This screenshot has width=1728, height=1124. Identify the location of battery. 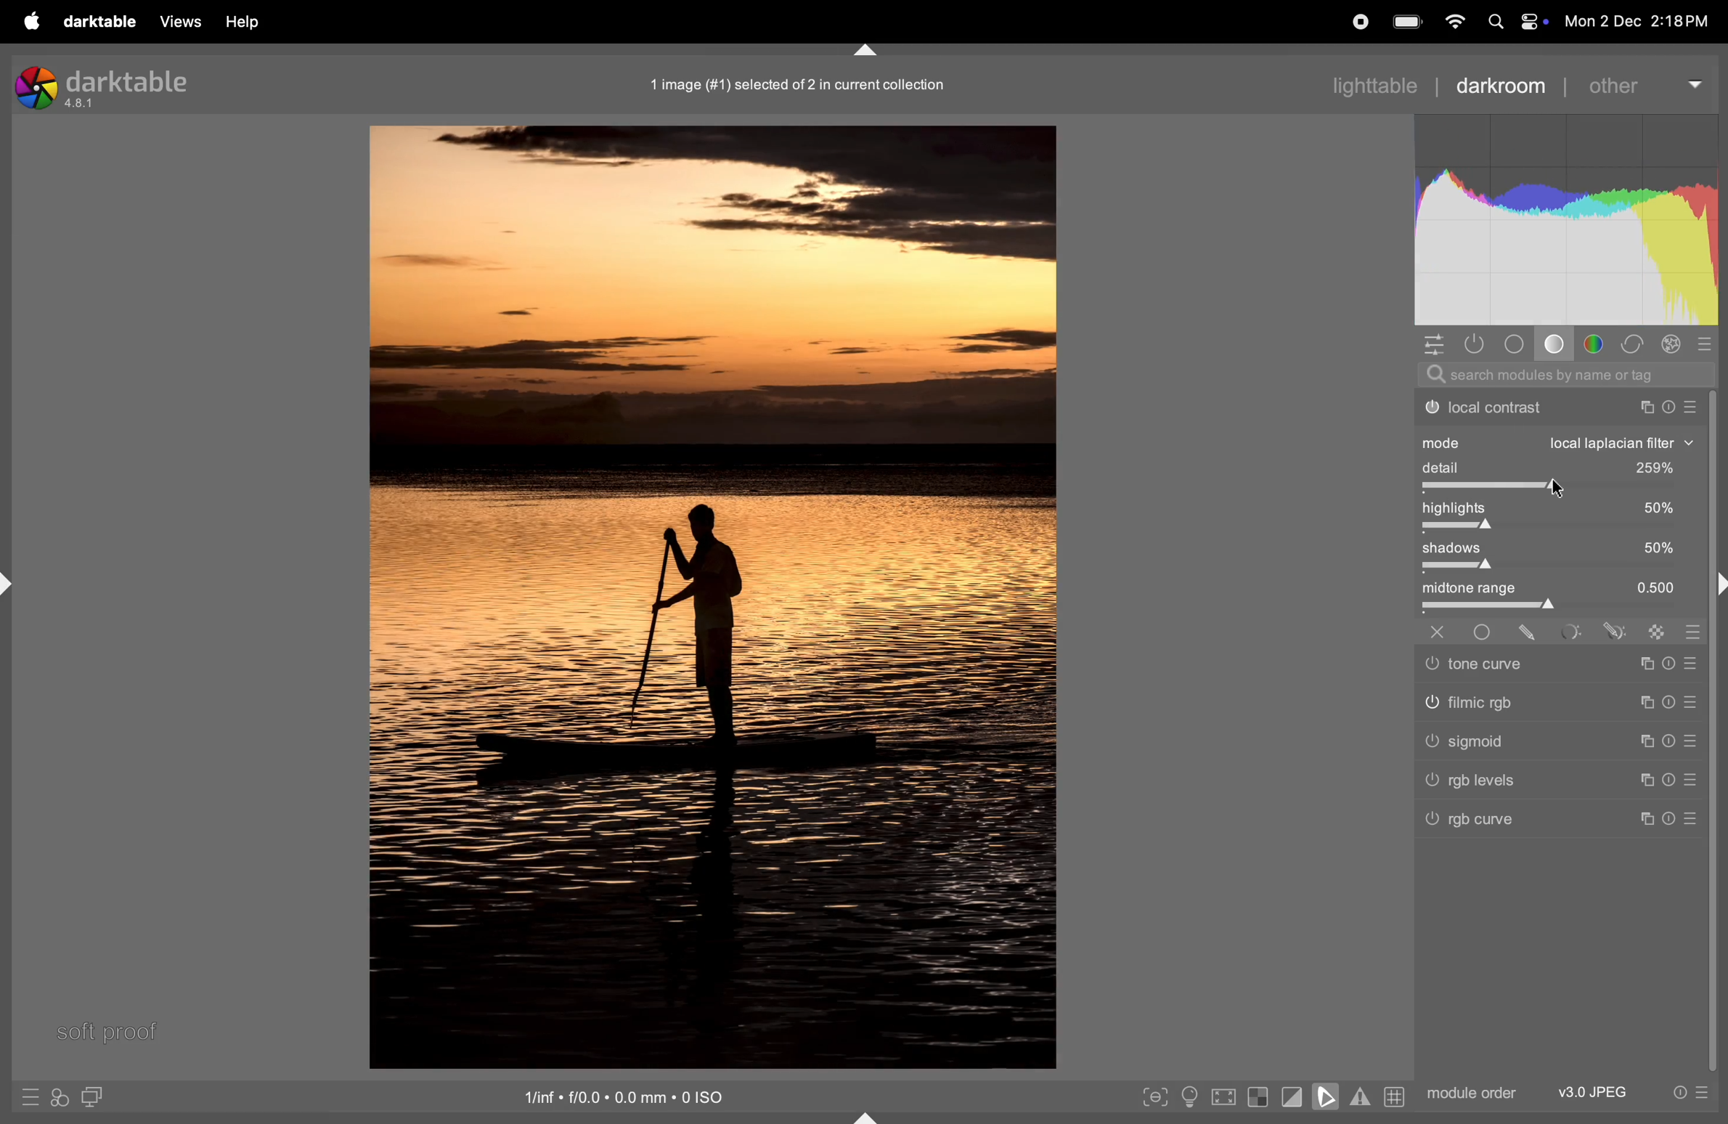
(1409, 20).